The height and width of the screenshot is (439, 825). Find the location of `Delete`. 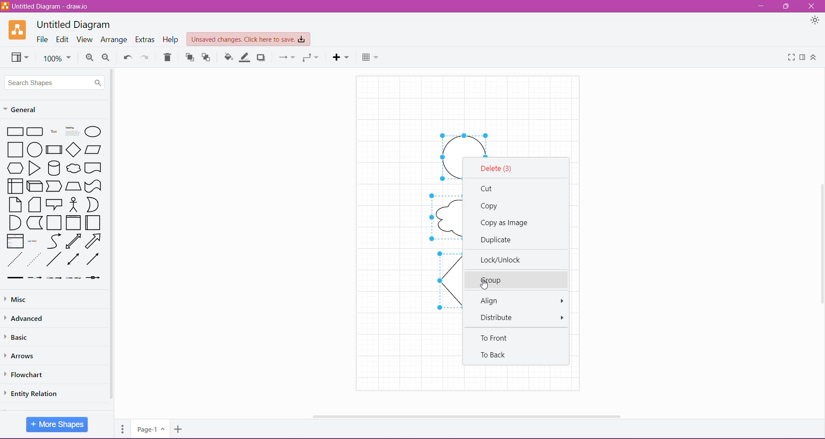

Delete is located at coordinates (168, 57).